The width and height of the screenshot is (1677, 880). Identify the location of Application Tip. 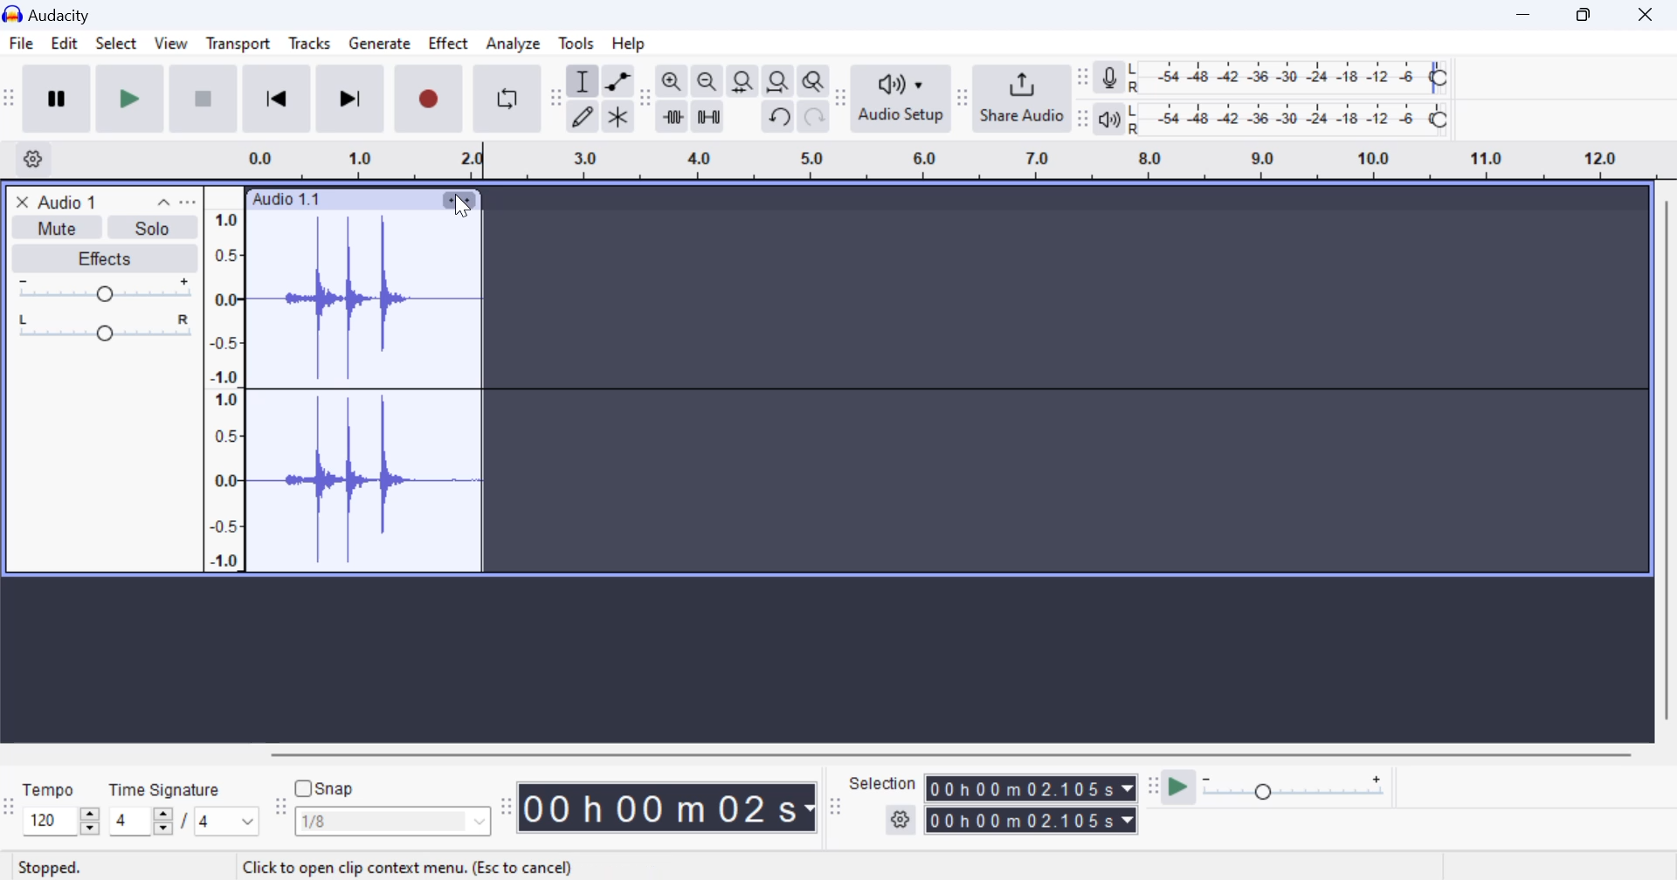
(410, 866).